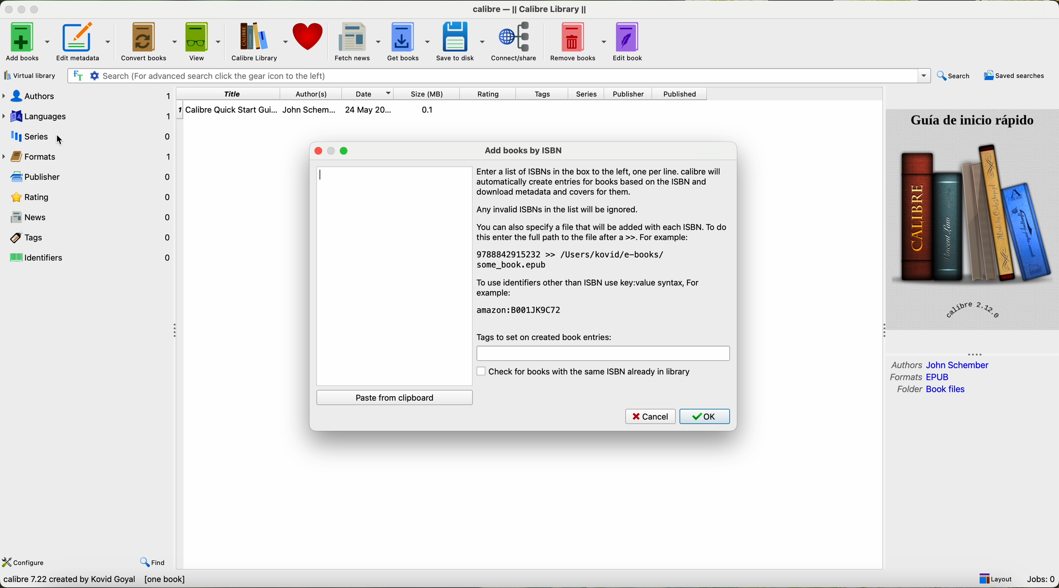 This screenshot has width=1059, height=588. I want to click on OK button, so click(705, 417).